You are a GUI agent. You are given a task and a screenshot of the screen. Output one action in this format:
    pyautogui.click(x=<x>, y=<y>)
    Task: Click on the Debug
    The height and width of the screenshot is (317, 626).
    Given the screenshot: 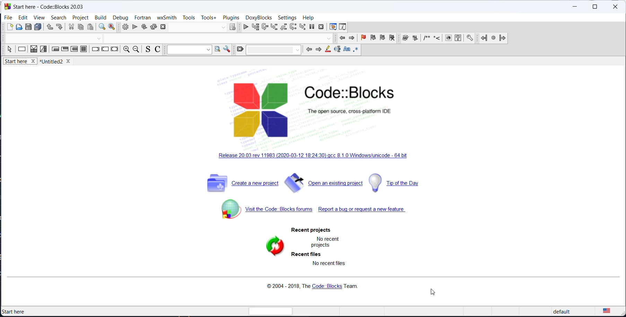 What is the action you would take?
    pyautogui.click(x=120, y=17)
    